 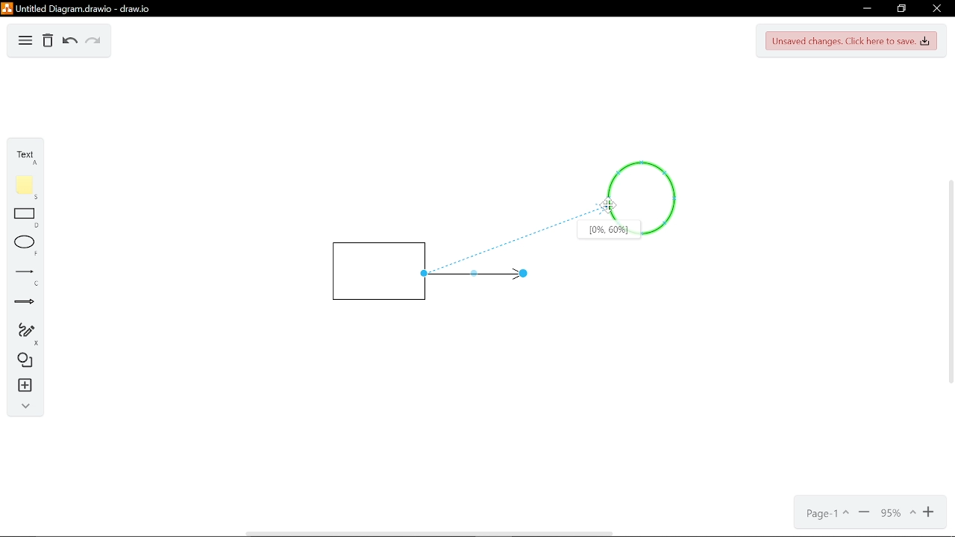 What do you see at coordinates (475, 274) in the screenshot?
I see `Line` at bounding box center [475, 274].